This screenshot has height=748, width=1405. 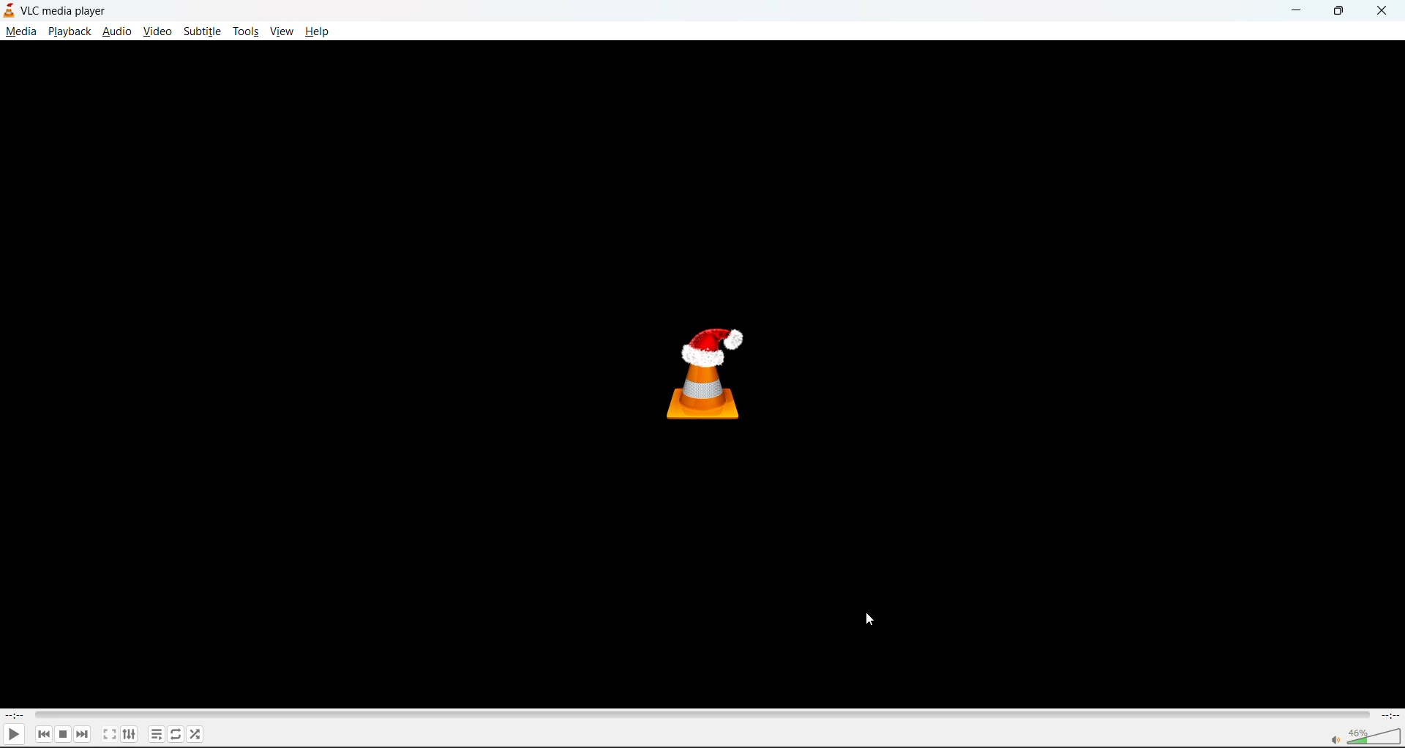 I want to click on maximize, so click(x=1339, y=10).